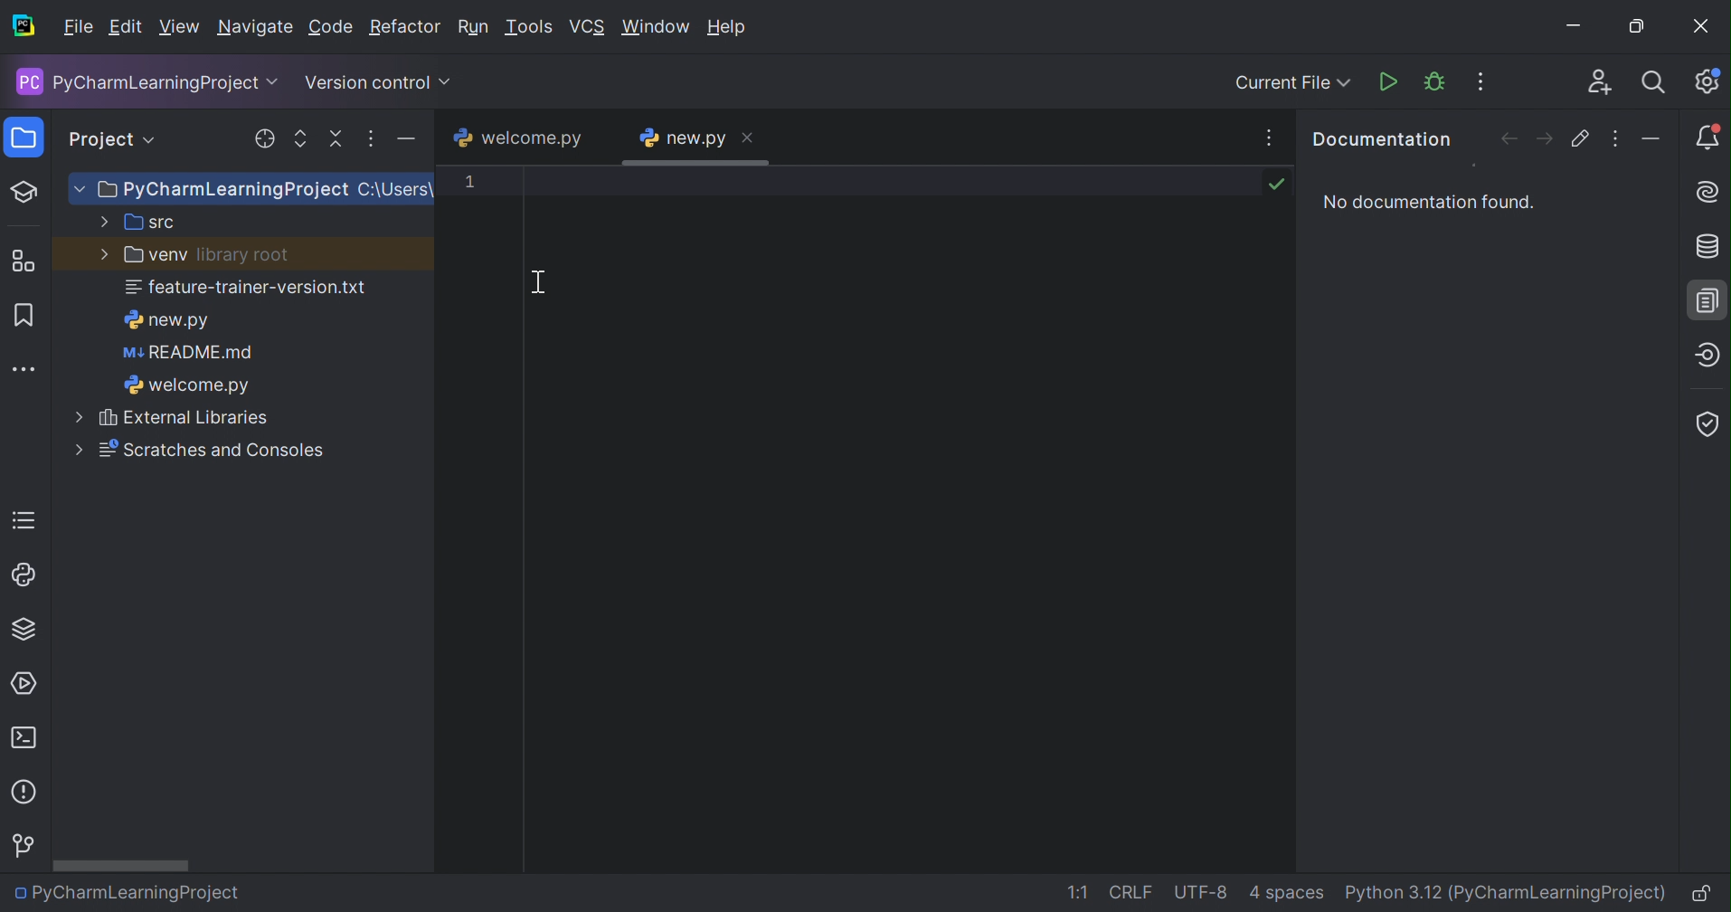  What do you see at coordinates (335, 140) in the screenshot?
I see `collapse all` at bounding box center [335, 140].